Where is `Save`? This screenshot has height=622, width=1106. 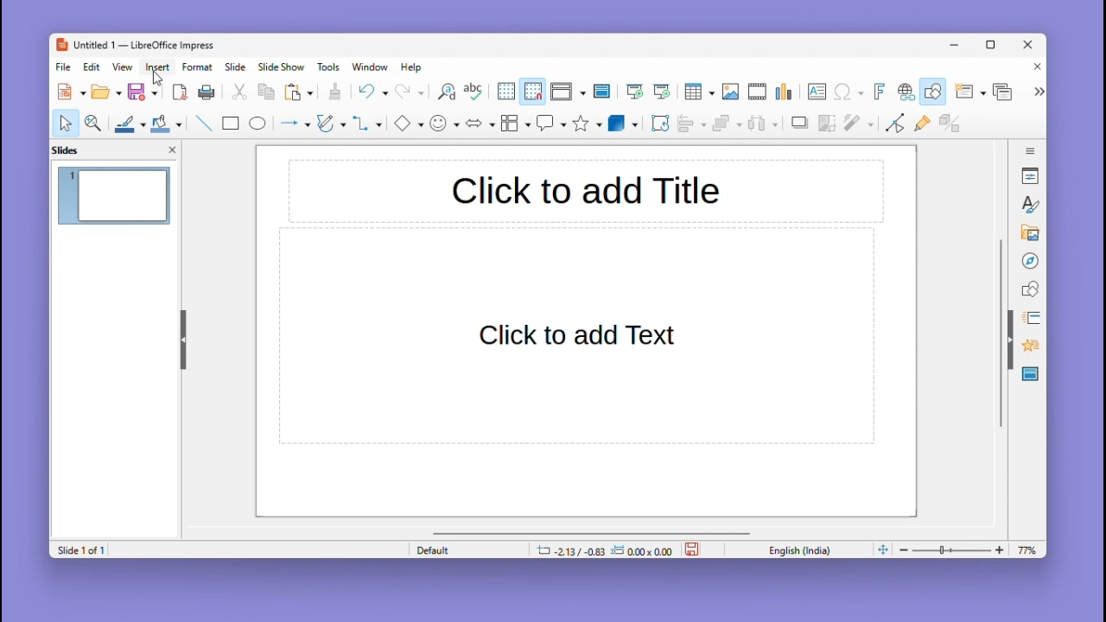
Save is located at coordinates (143, 92).